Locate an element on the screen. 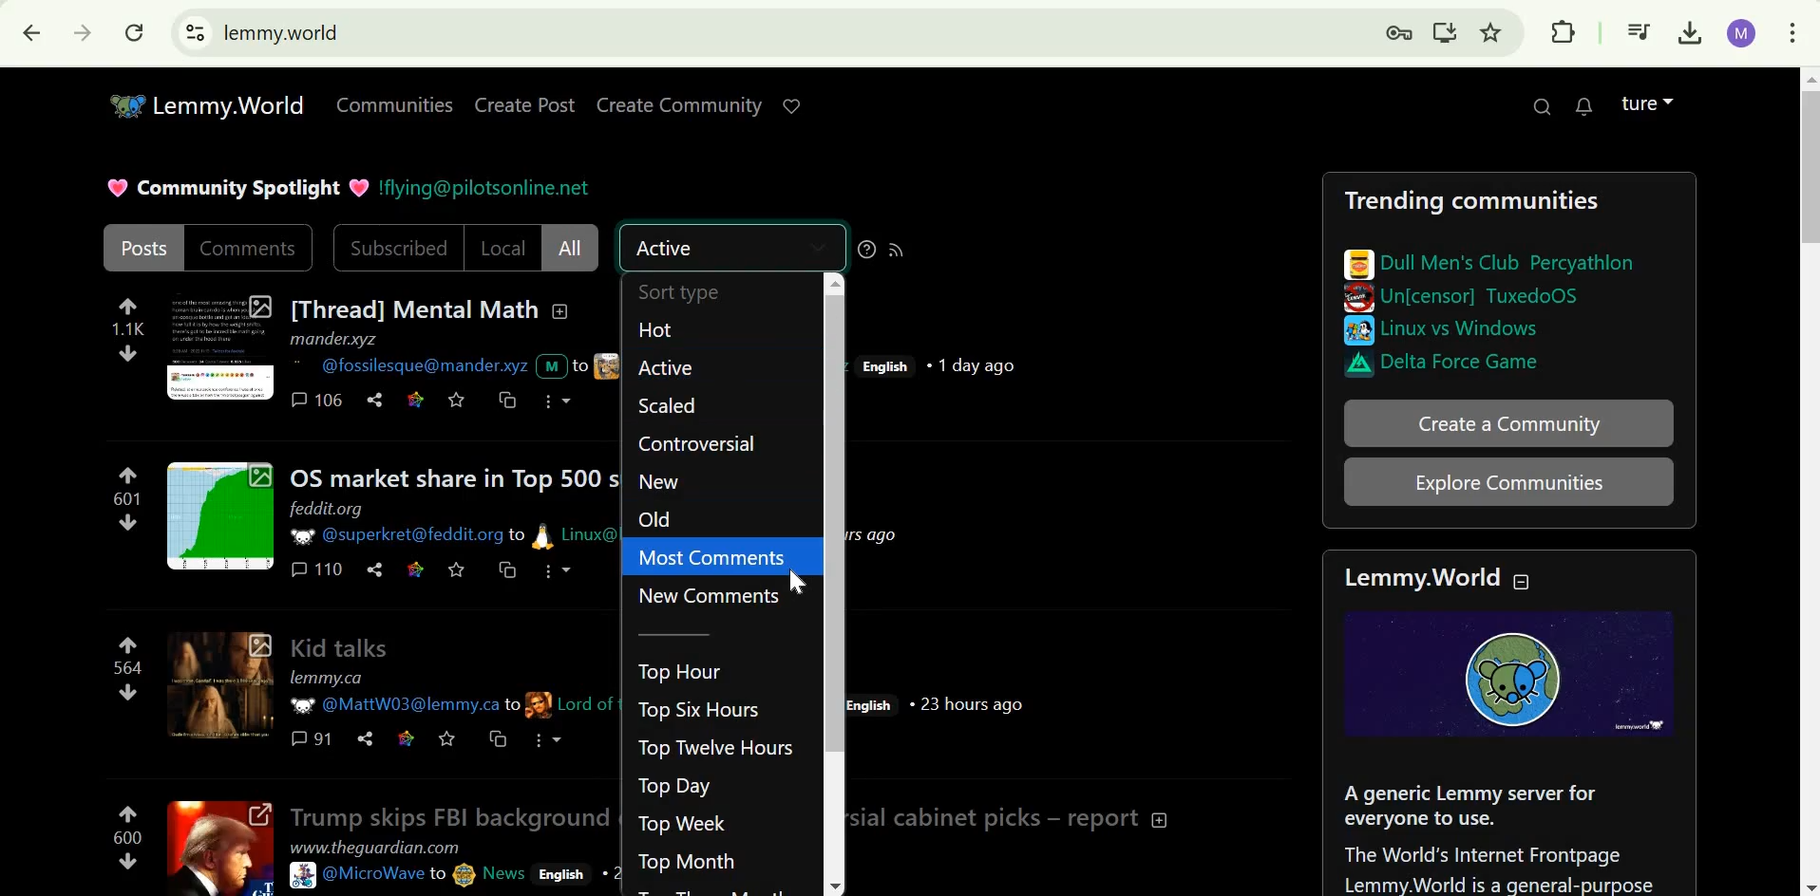  Search is located at coordinates (1539, 105).